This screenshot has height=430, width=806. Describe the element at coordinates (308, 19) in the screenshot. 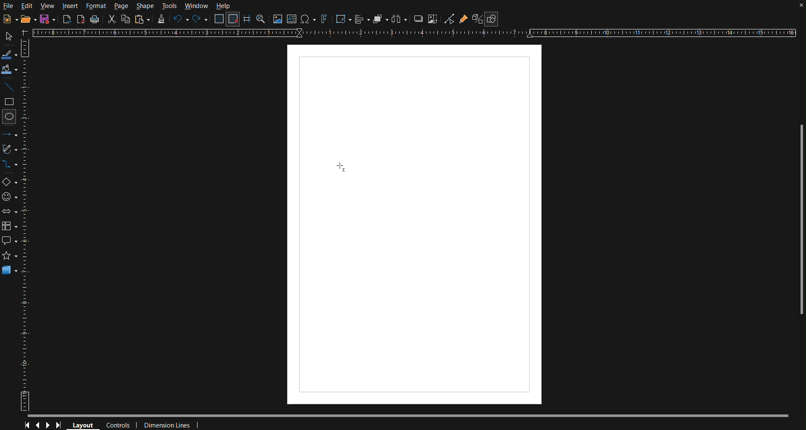

I see `Insert Special Character` at that location.